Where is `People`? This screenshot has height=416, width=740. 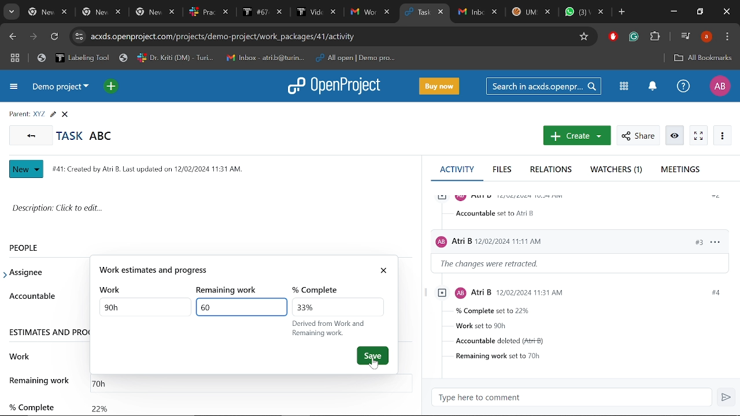
People is located at coordinates (36, 247).